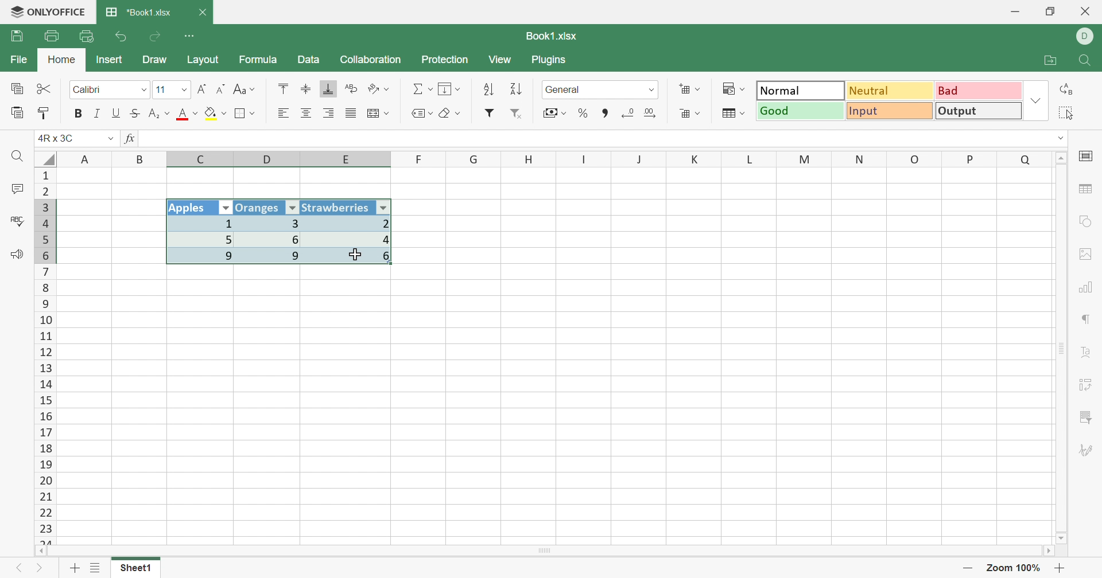  I want to click on Align Top, so click(281, 88).